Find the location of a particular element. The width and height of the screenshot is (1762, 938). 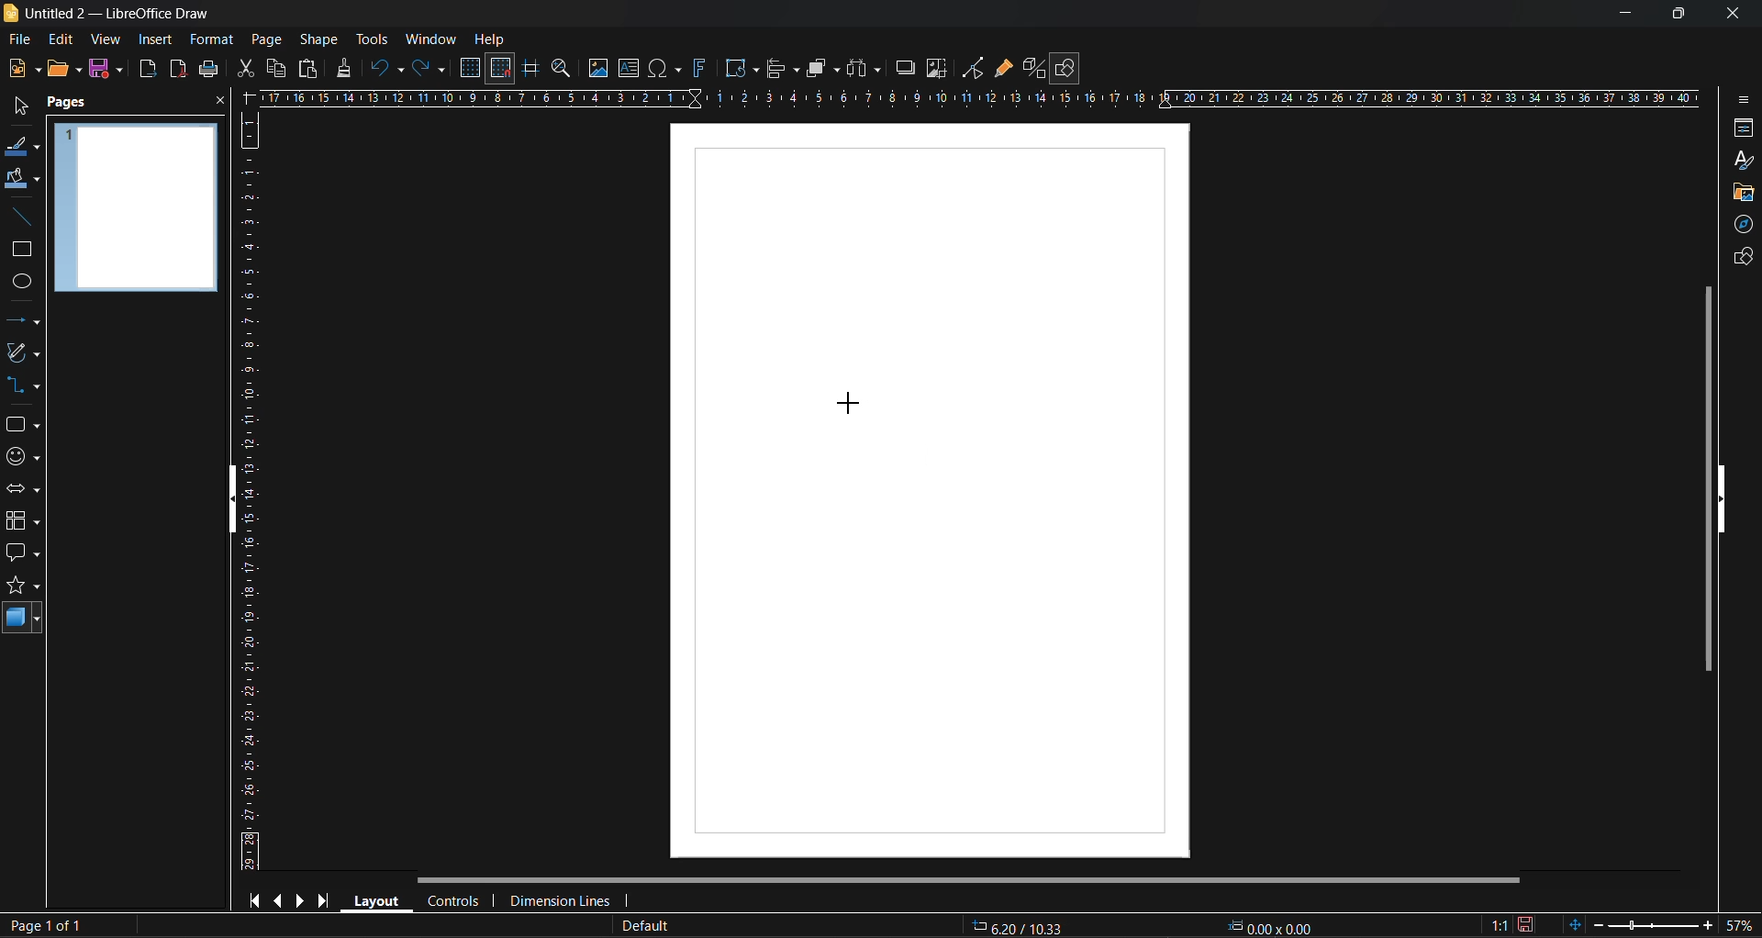

flowchart is located at coordinates (23, 521).